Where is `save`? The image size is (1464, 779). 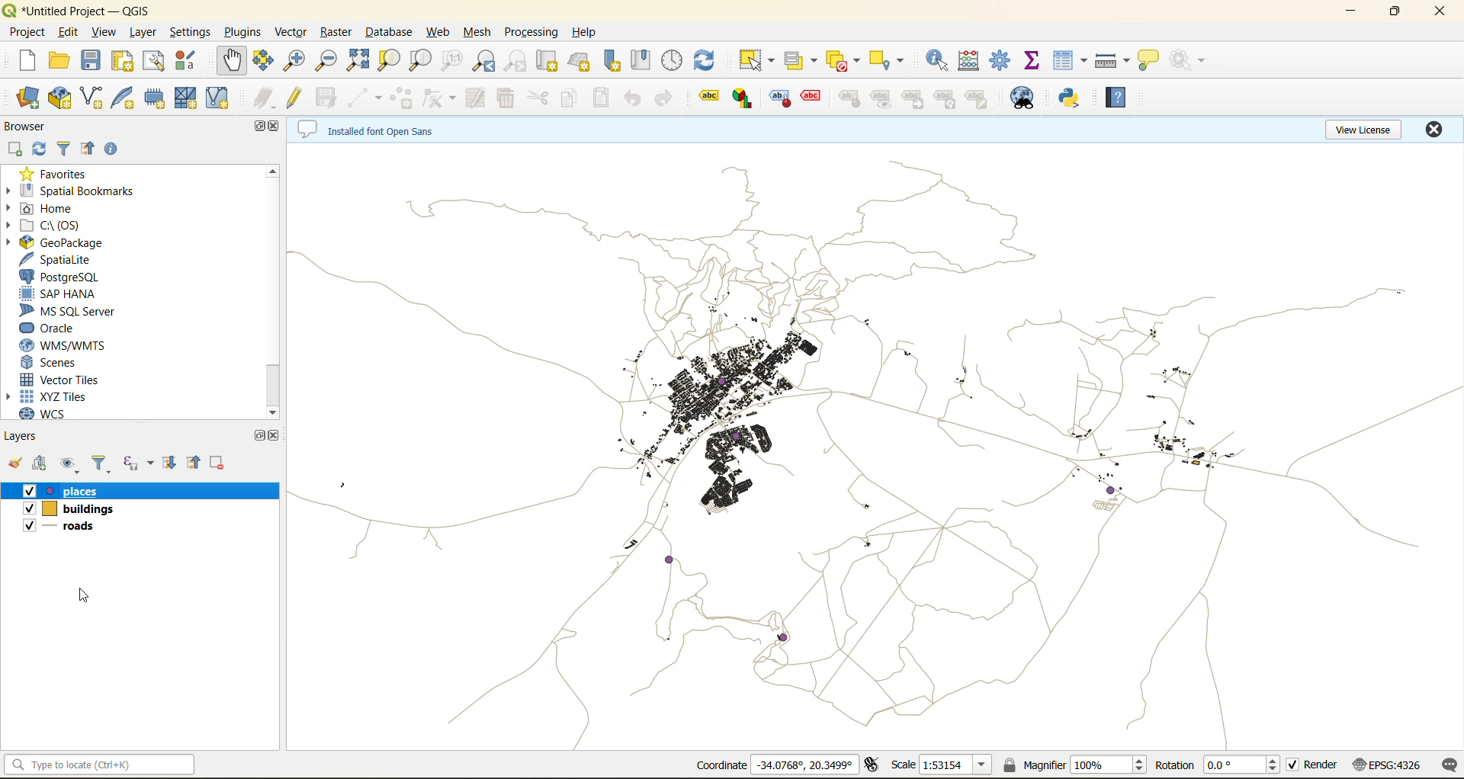 save is located at coordinates (95, 61).